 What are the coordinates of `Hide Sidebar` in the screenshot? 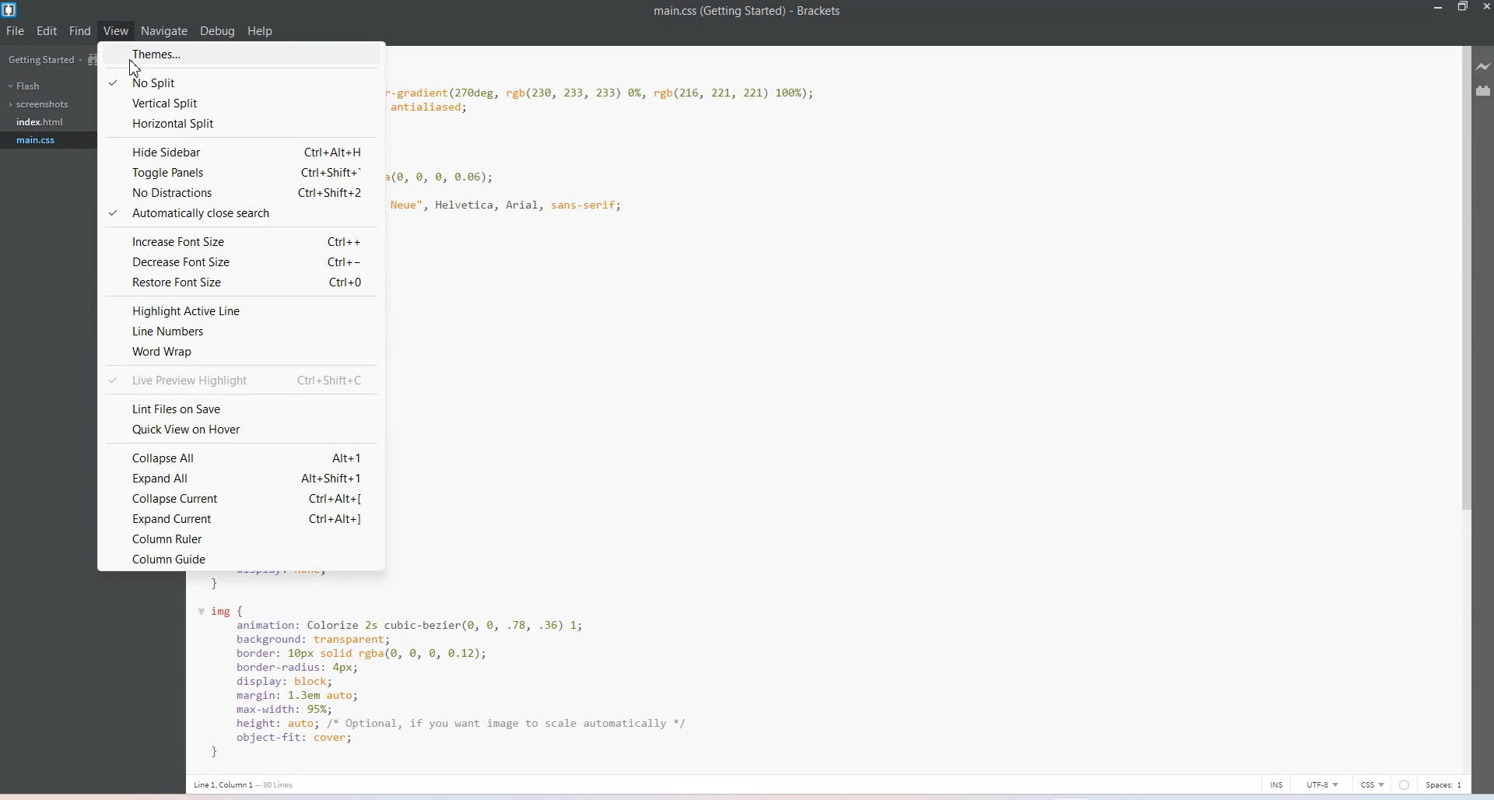 It's located at (240, 151).